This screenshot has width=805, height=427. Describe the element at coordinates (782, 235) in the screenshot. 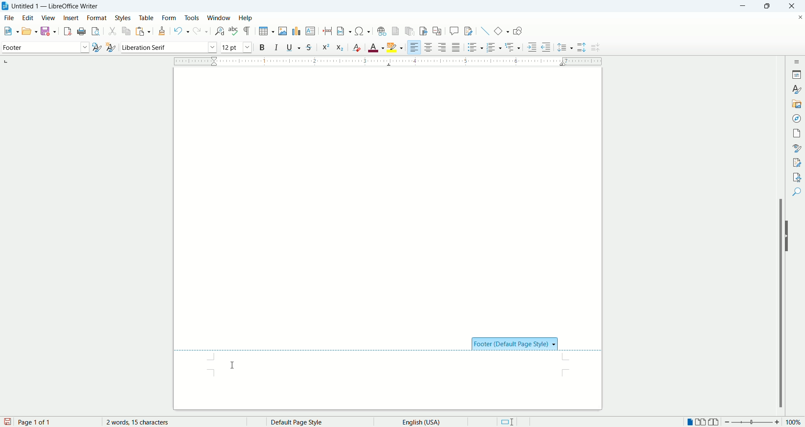

I see `scroll bar` at that location.